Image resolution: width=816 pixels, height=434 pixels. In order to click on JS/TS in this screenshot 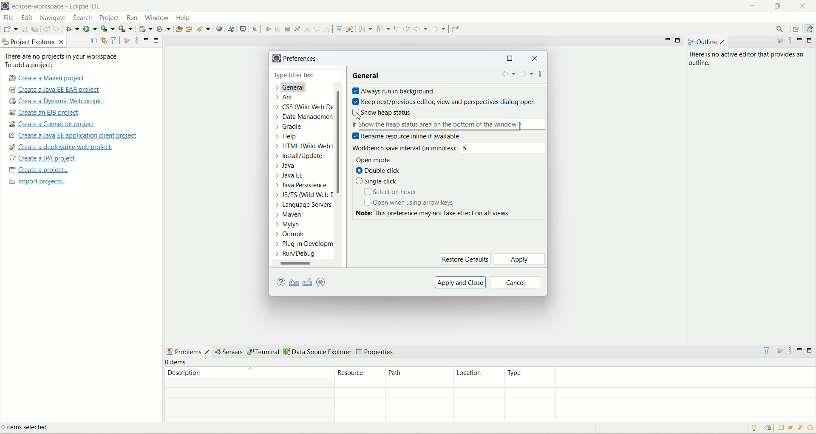, I will do `click(301, 197)`.